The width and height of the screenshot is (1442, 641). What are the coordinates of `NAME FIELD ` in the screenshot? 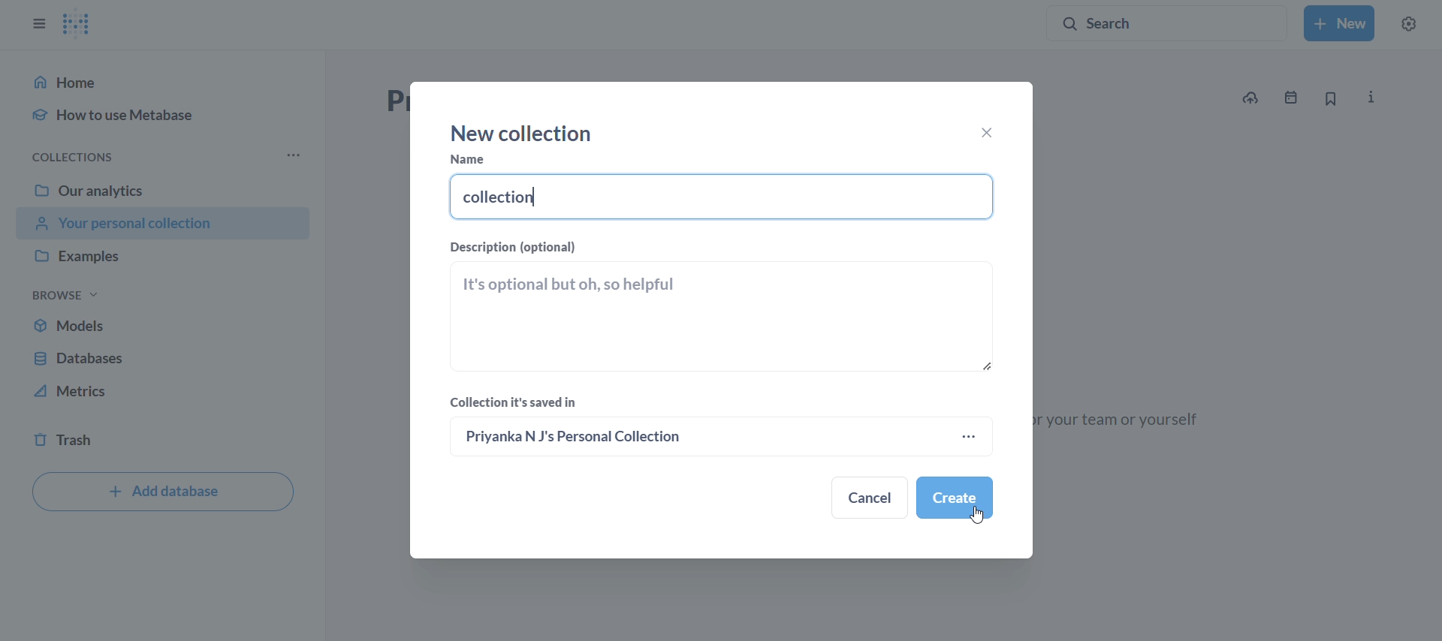 It's located at (723, 196).